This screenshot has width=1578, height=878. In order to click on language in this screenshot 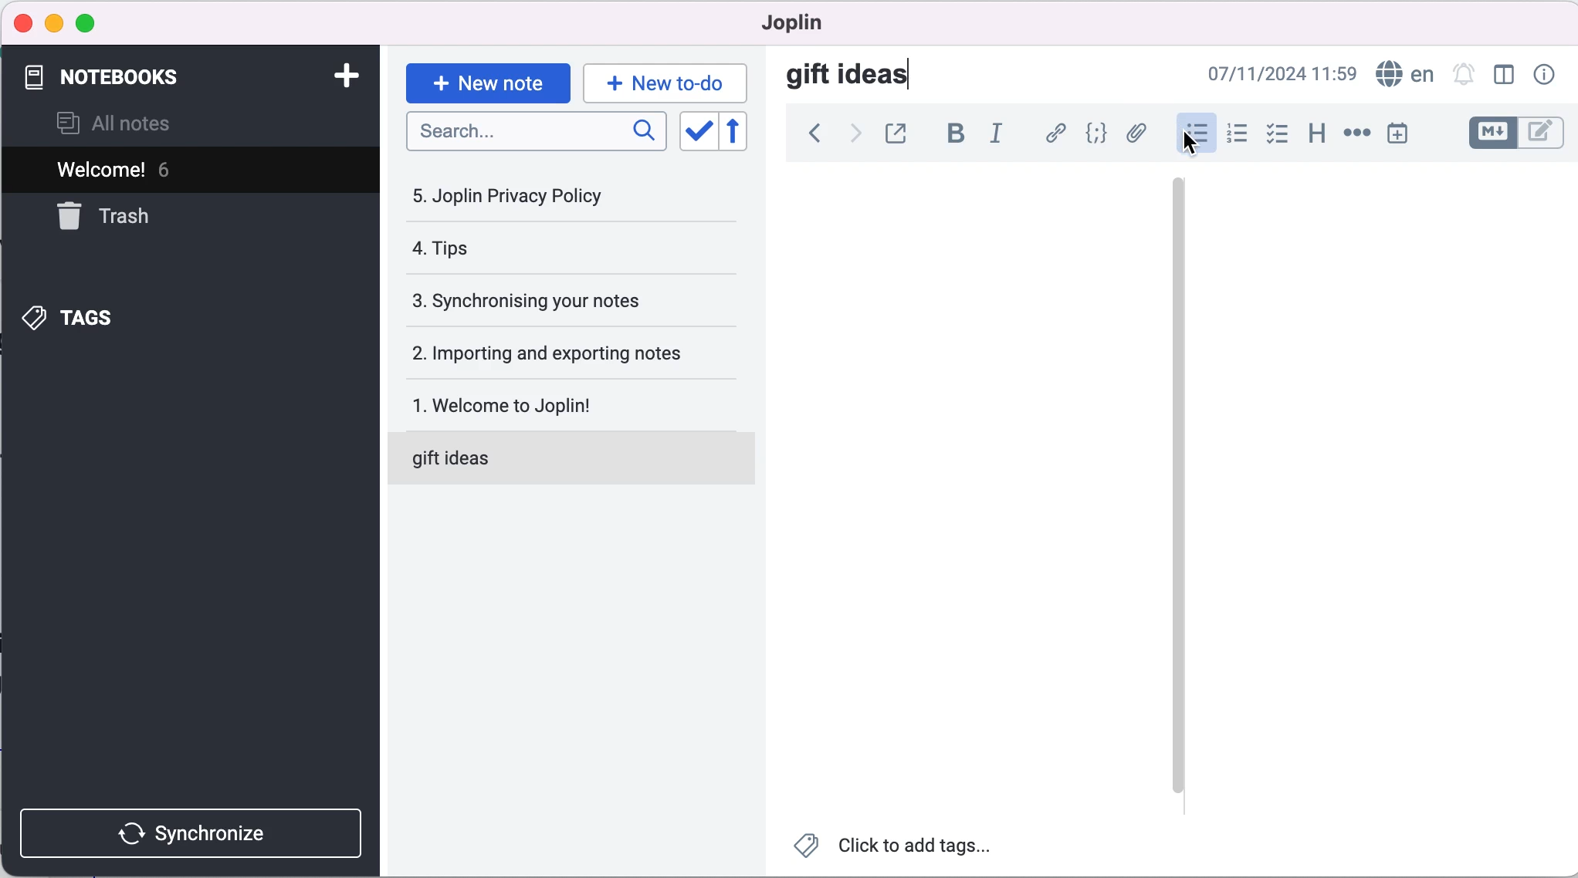, I will do `click(1404, 75)`.